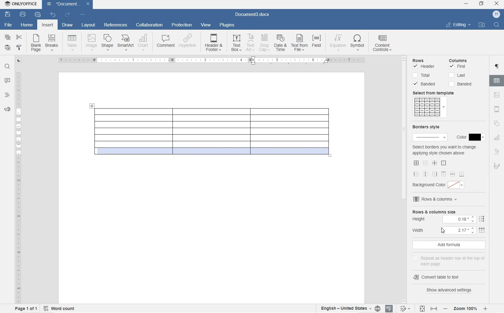 The height and width of the screenshot is (313, 504). Describe the element at coordinates (465, 309) in the screenshot. I see `ZOOM OUT OR IN` at that location.